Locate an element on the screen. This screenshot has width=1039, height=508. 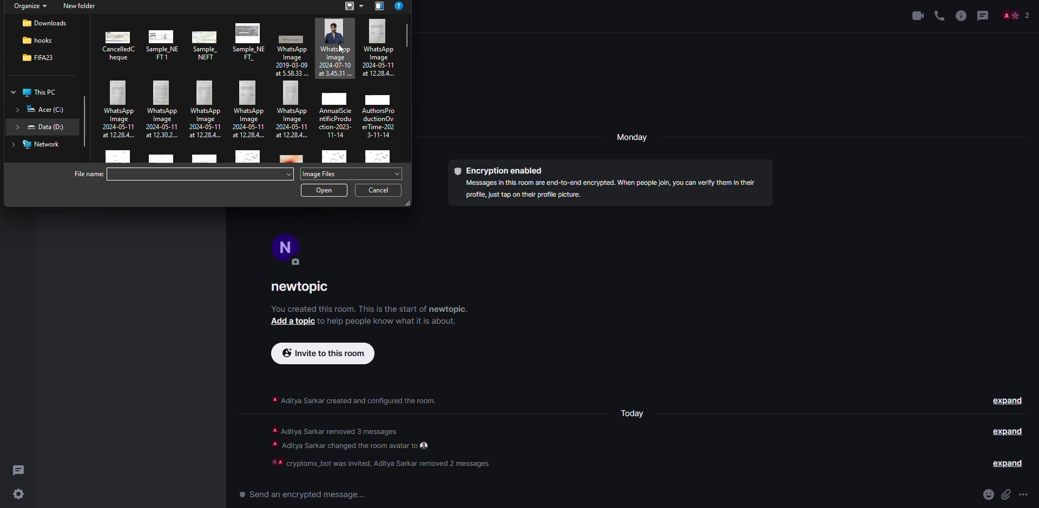
view is located at coordinates (353, 6).